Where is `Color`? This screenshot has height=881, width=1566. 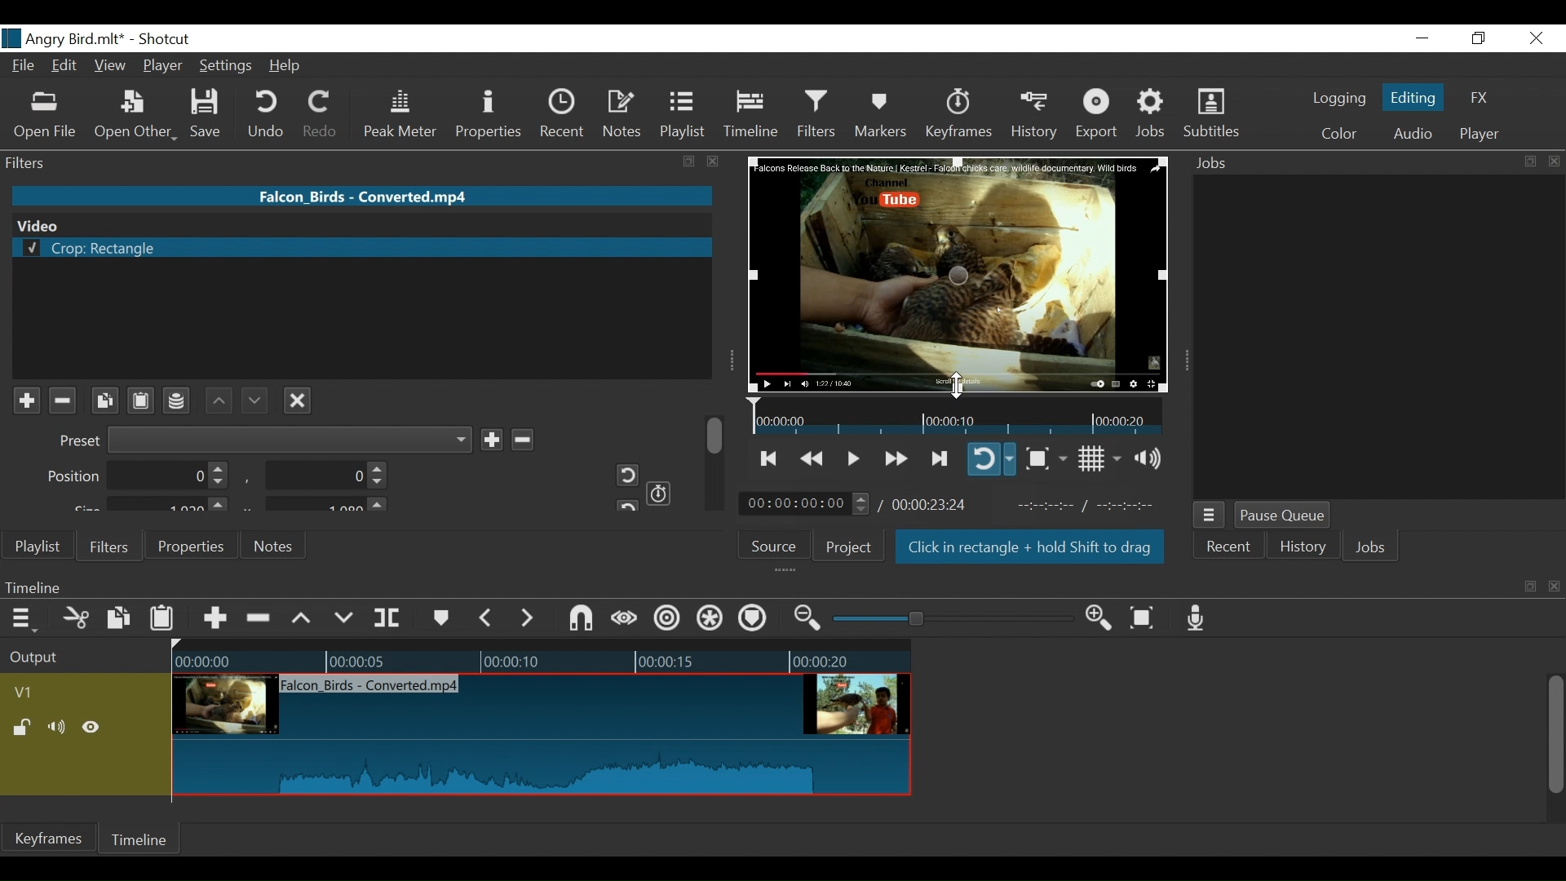
Color is located at coordinates (1335, 134).